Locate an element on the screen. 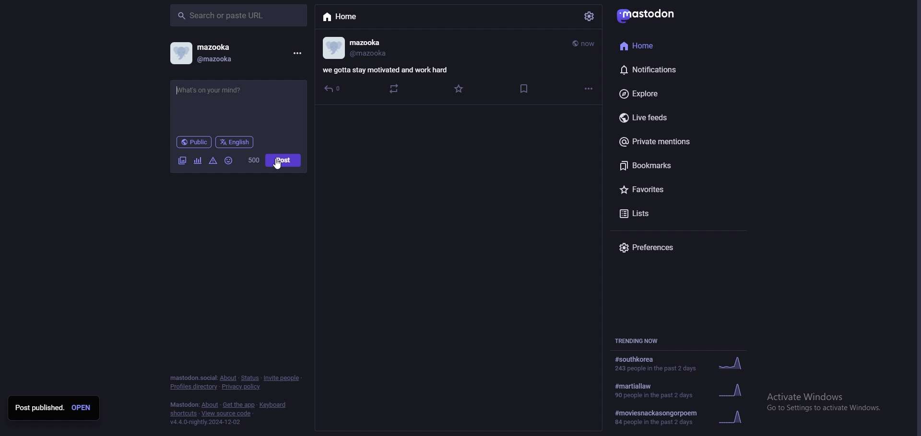 The width and height of the screenshot is (921, 436). image is located at coordinates (182, 160).